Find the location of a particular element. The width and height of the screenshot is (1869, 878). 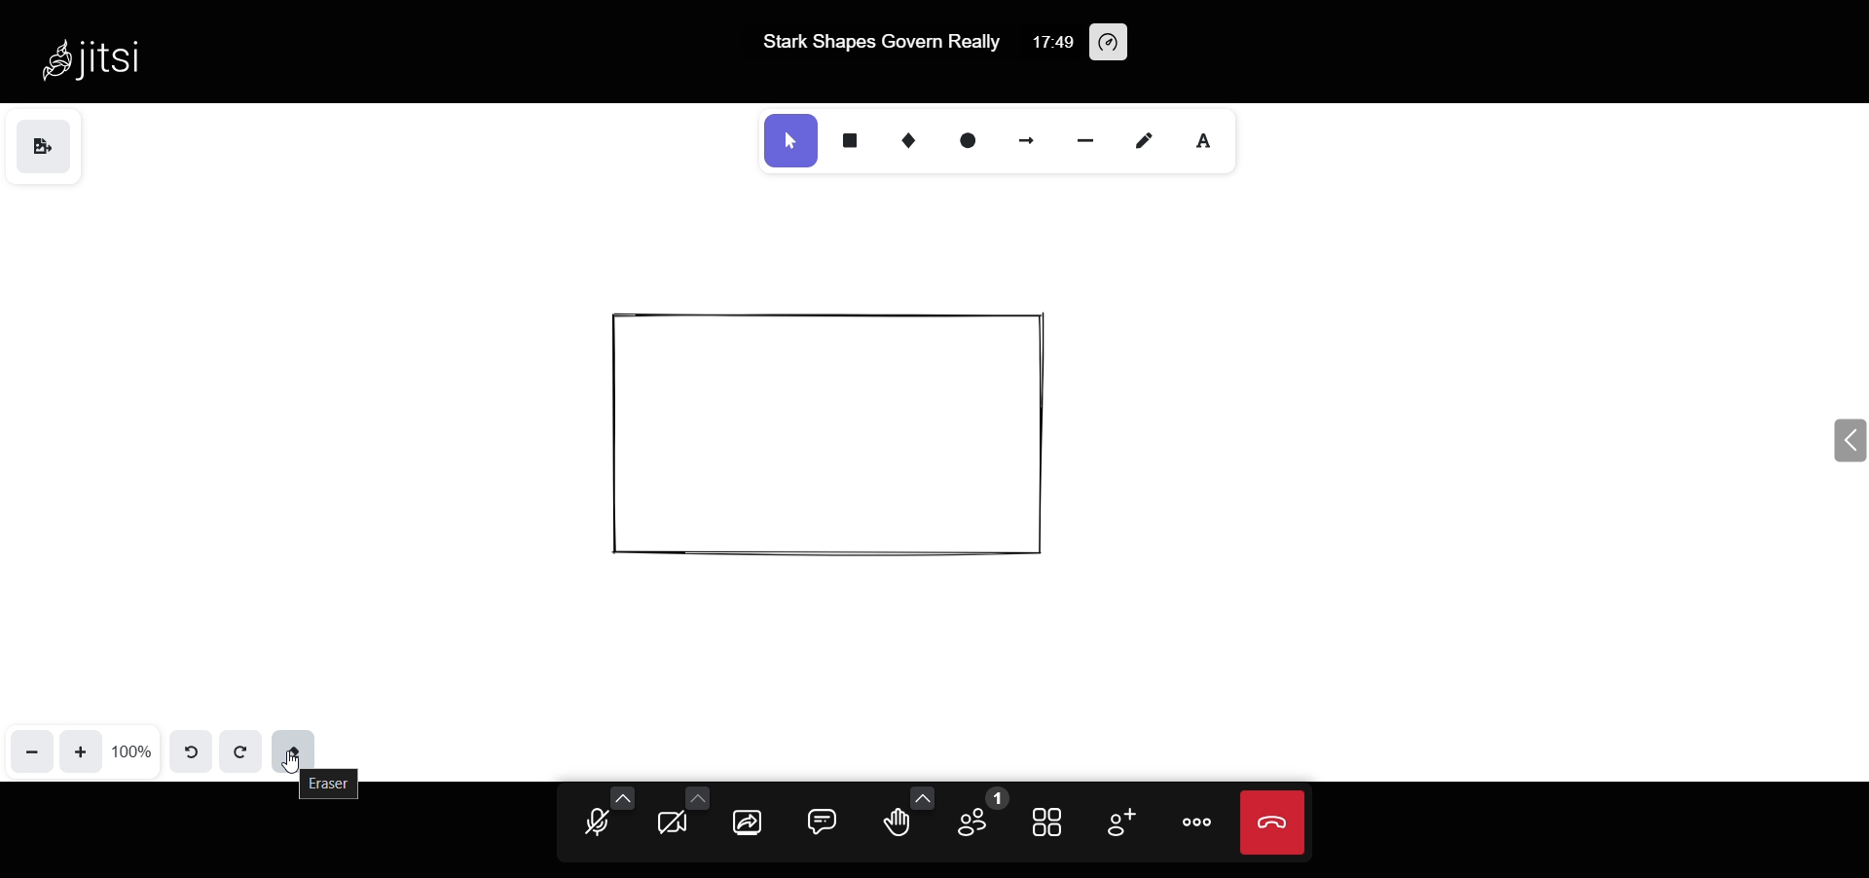

cursor is located at coordinates (295, 771).